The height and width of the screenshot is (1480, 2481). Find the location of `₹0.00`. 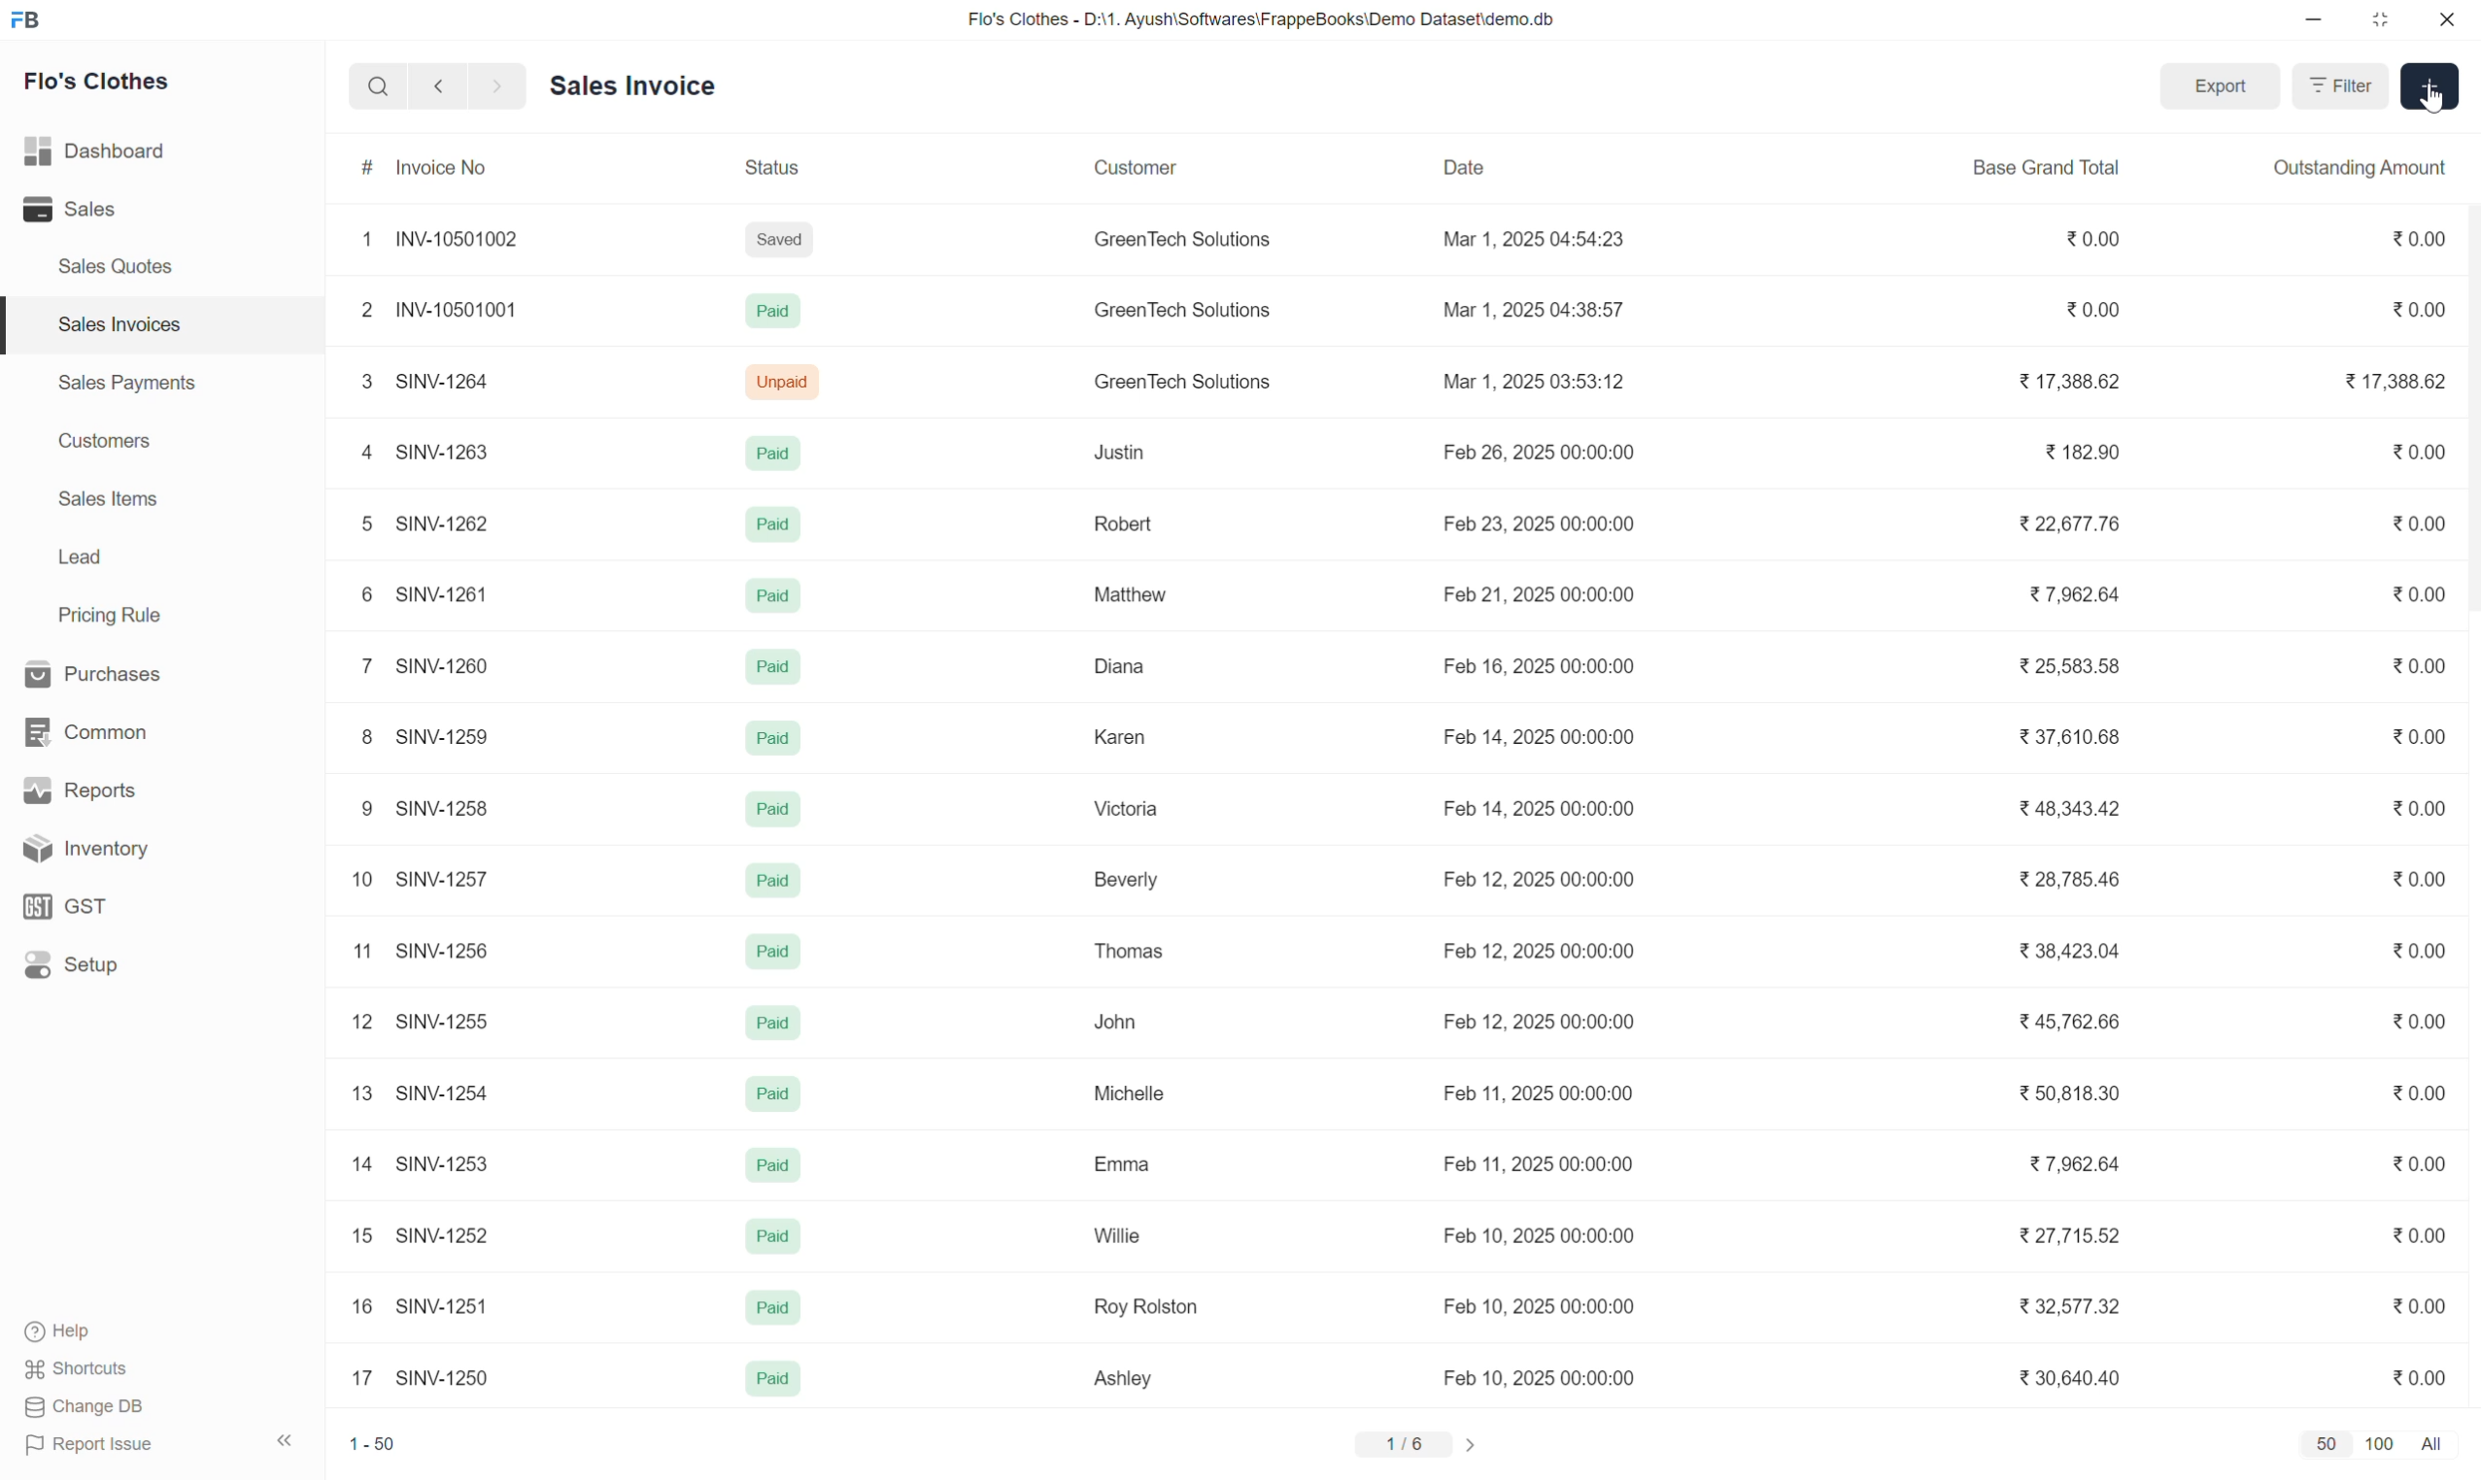

₹0.00 is located at coordinates (2406, 1382).